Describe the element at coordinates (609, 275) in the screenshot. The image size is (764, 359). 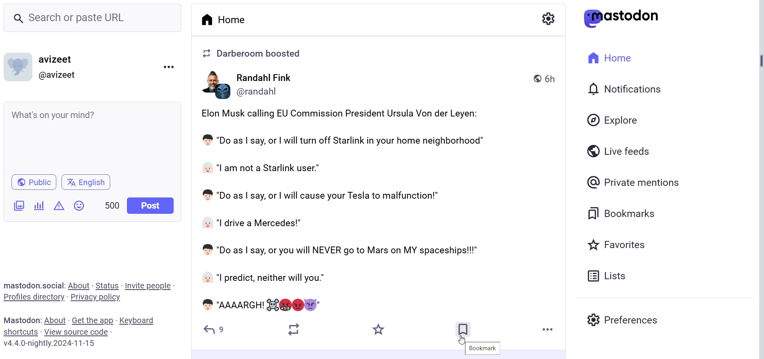
I see `Lists` at that location.